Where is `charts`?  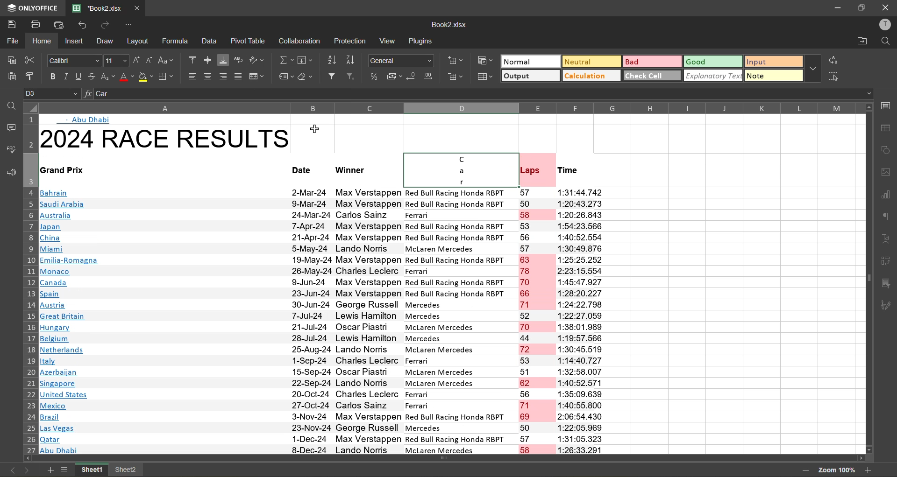
charts is located at coordinates (888, 196).